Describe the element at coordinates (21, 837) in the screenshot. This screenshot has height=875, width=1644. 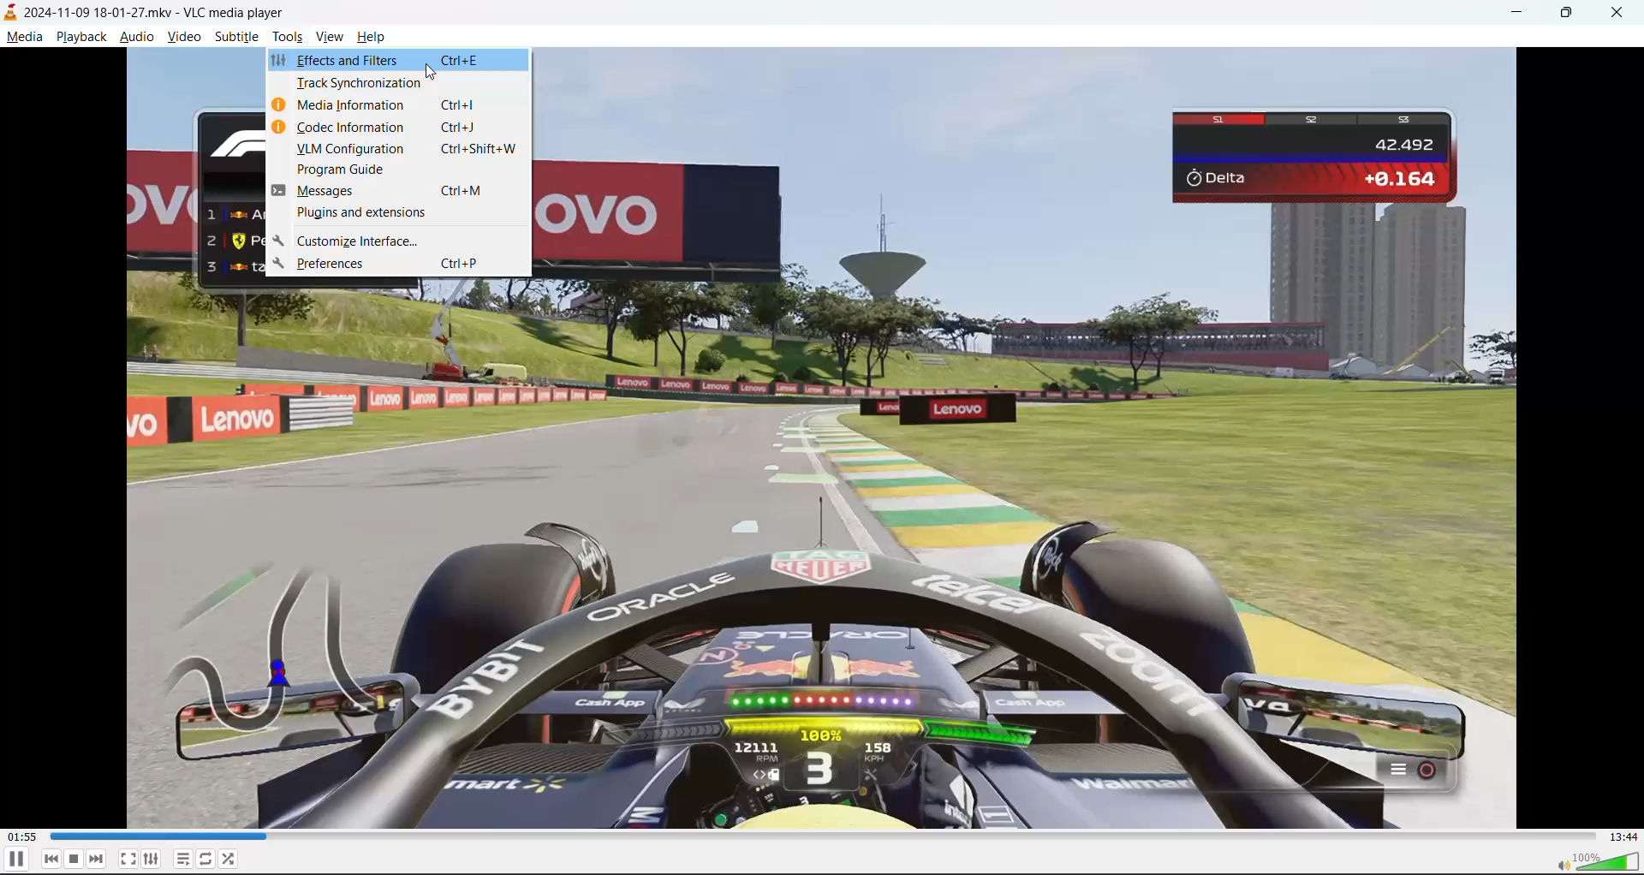
I see `current track time` at that location.